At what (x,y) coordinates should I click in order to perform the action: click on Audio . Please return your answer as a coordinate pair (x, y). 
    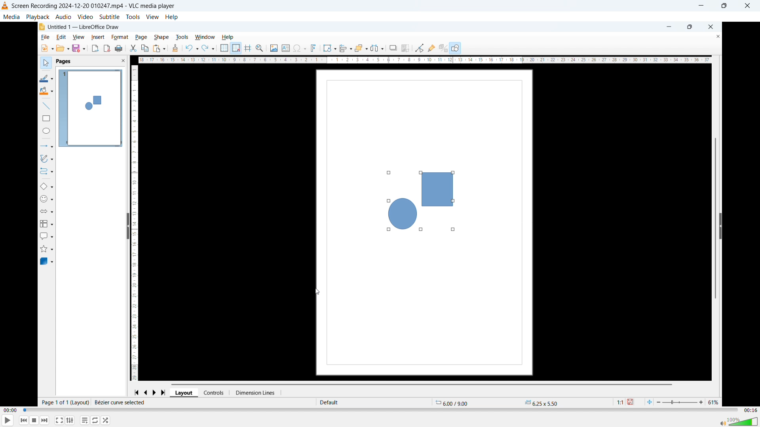
    Looking at the image, I should click on (64, 17).